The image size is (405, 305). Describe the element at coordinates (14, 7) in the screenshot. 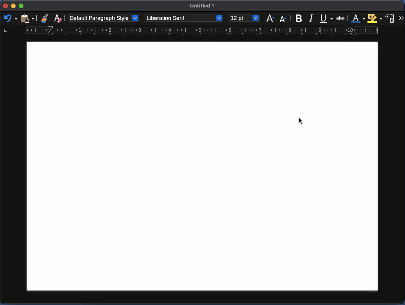

I see `Minimize` at that location.